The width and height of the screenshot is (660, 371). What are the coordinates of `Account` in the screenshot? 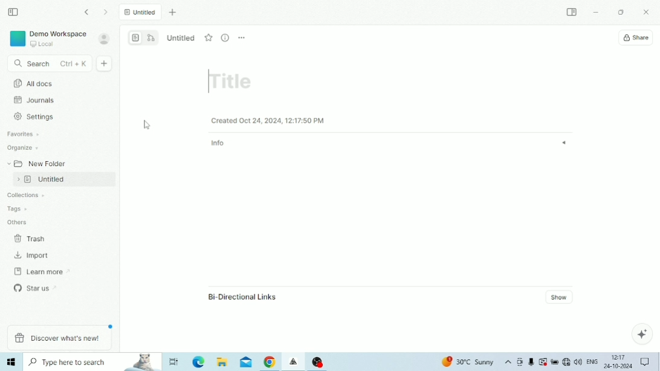 It's located at (105, 39).